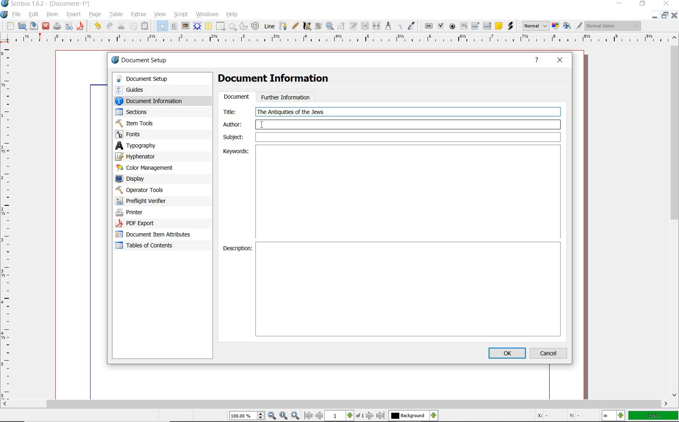 The width and height of the screenshot is (679, 422). Describe the element at coordinates (537, 61) in the screenshot. I see `help` at that location.